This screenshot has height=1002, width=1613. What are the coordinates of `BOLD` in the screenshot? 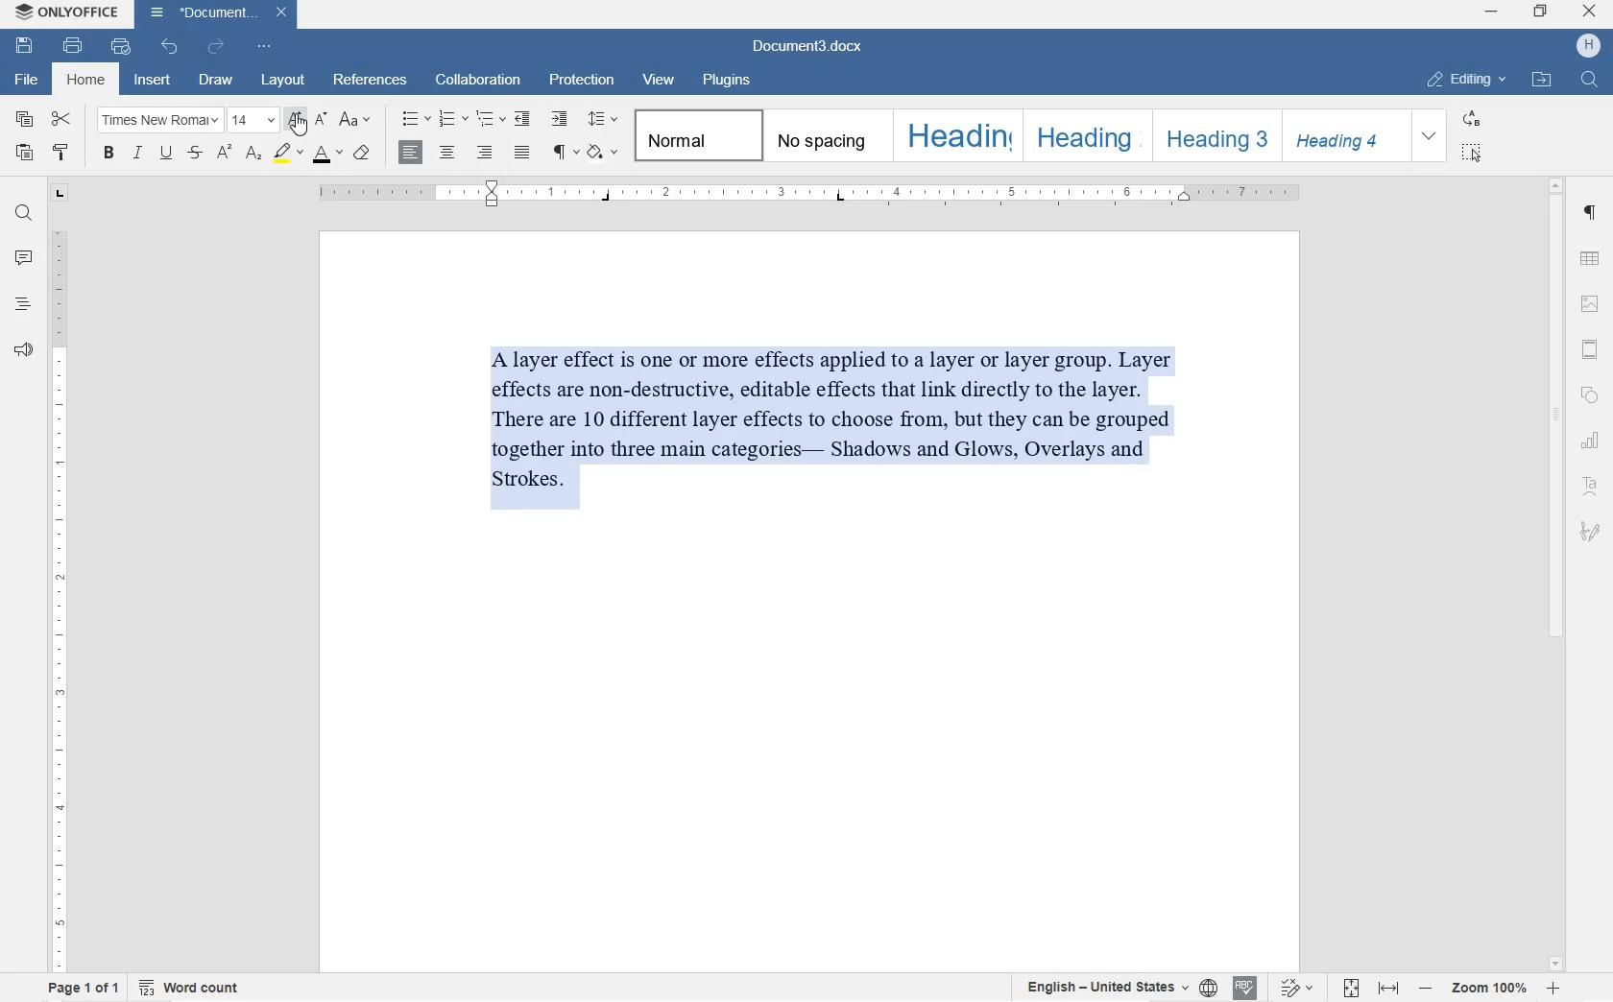 It's located at (108, 151).